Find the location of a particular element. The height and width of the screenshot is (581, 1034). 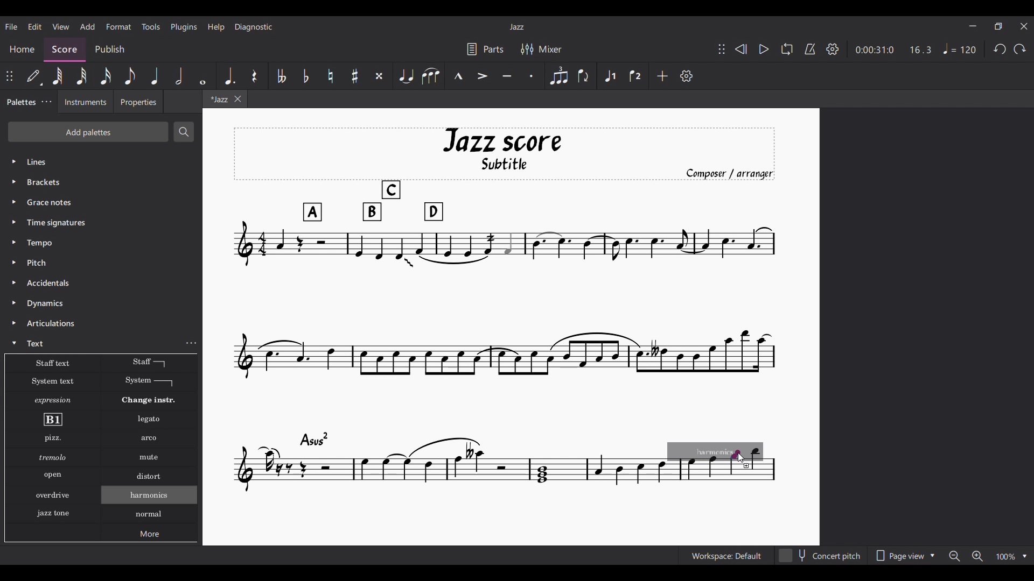

Search is located at coordinates (185, 132).